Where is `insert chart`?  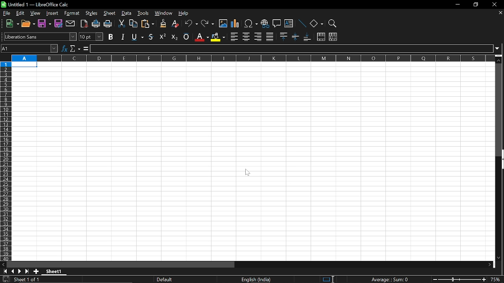
insert chart is located at coordinates (235, 24).